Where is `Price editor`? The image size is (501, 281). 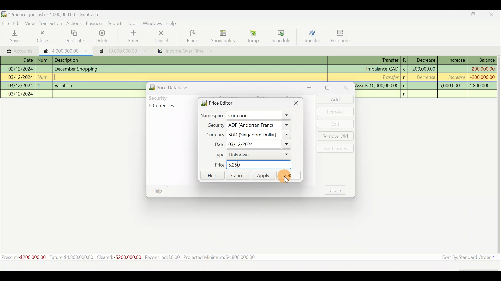
Price editor is located at coordinates (216, 103).